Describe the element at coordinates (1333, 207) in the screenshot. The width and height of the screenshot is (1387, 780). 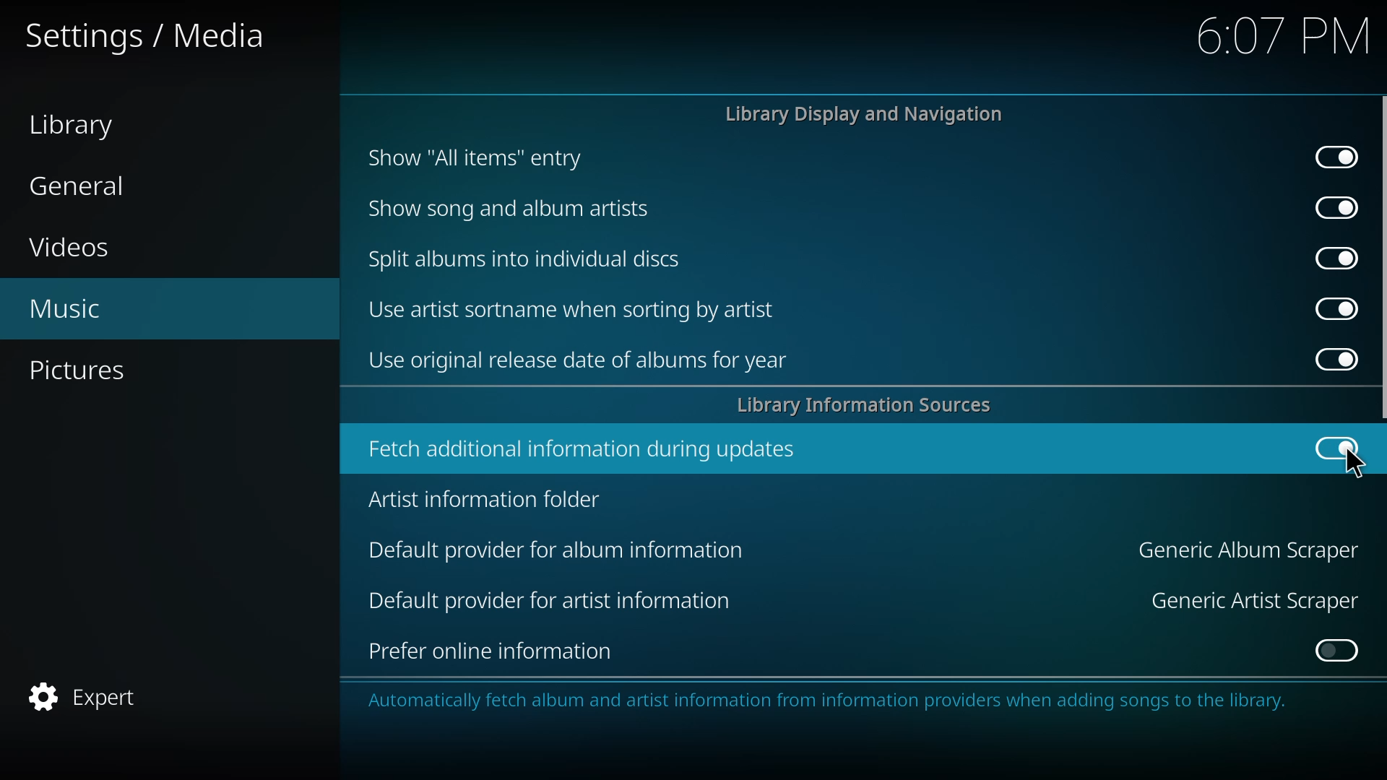
I see `enabled` at that location.